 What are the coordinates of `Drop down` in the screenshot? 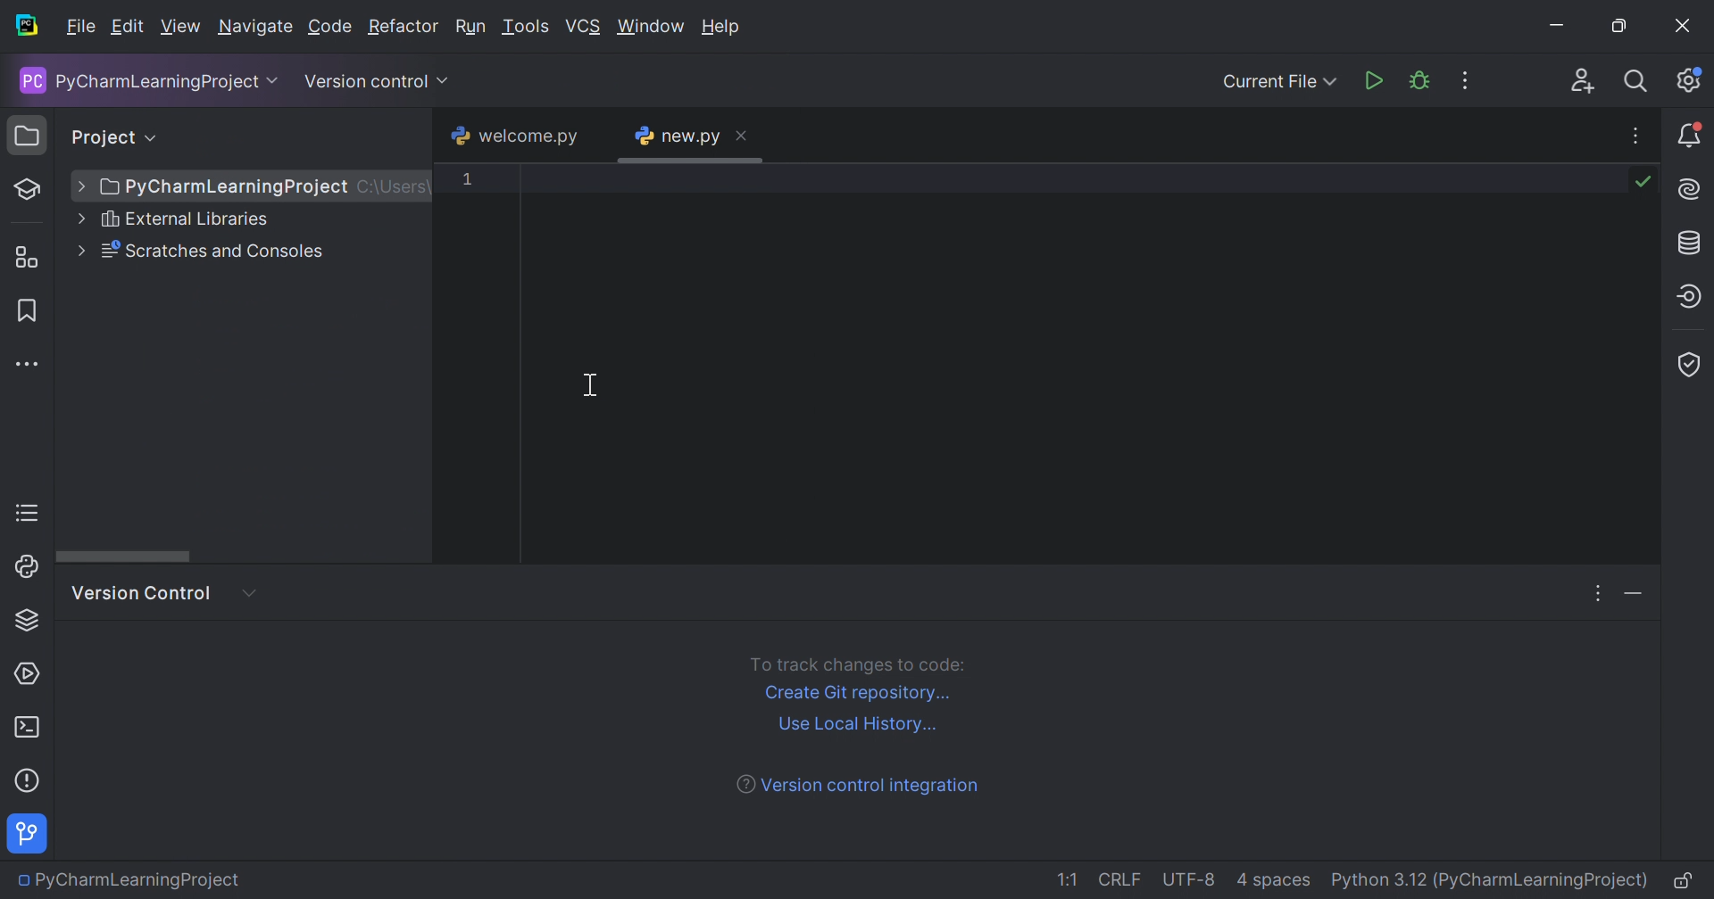 It's located at (80, 219).